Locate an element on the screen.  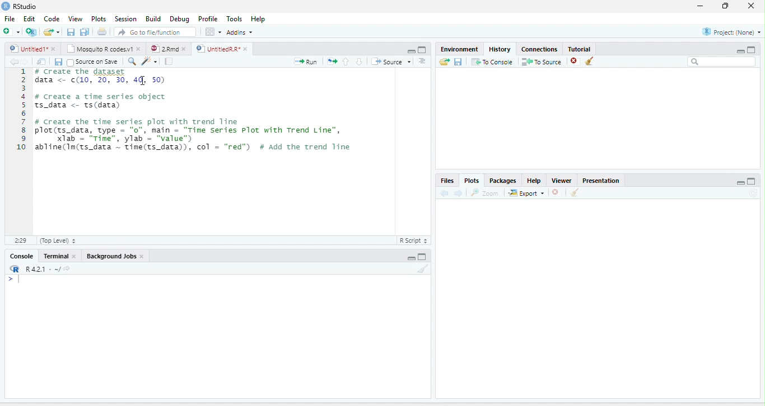
close is located at coordinates (751, 6).